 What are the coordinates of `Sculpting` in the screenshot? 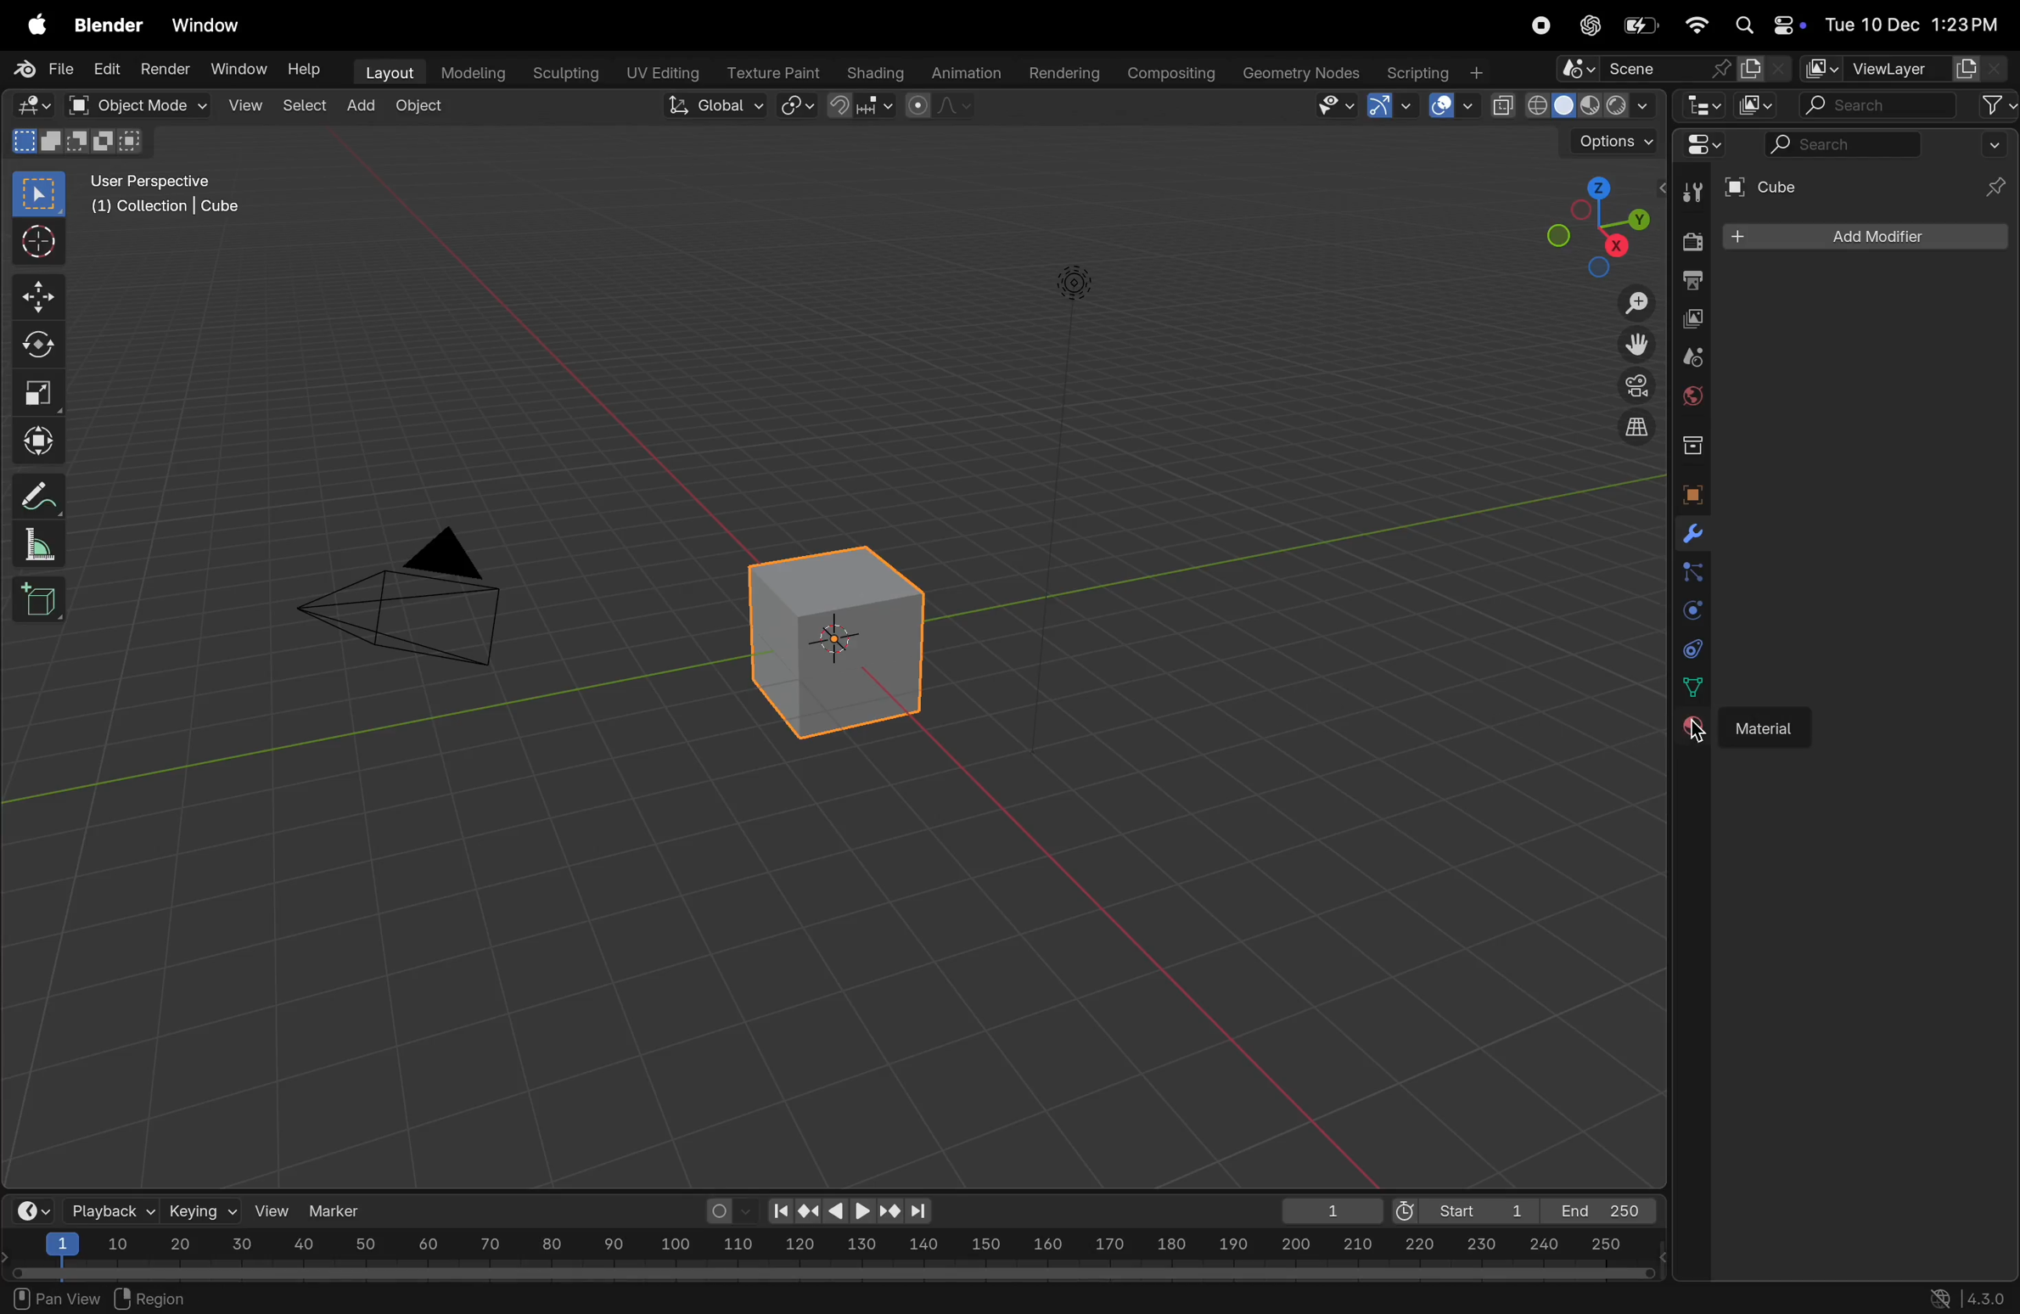 It's located at (558, 69).